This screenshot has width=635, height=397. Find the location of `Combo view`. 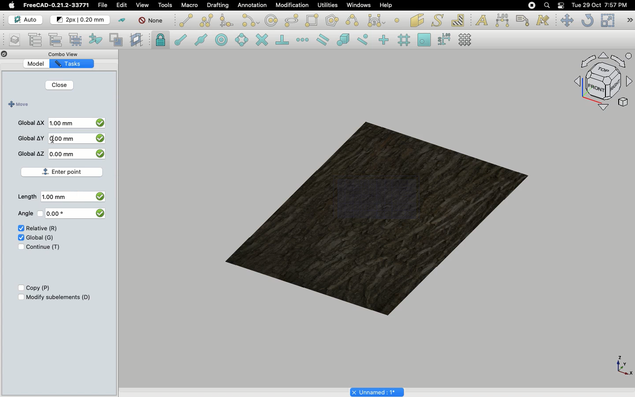

Combo view is located at coordinates (68, 54).